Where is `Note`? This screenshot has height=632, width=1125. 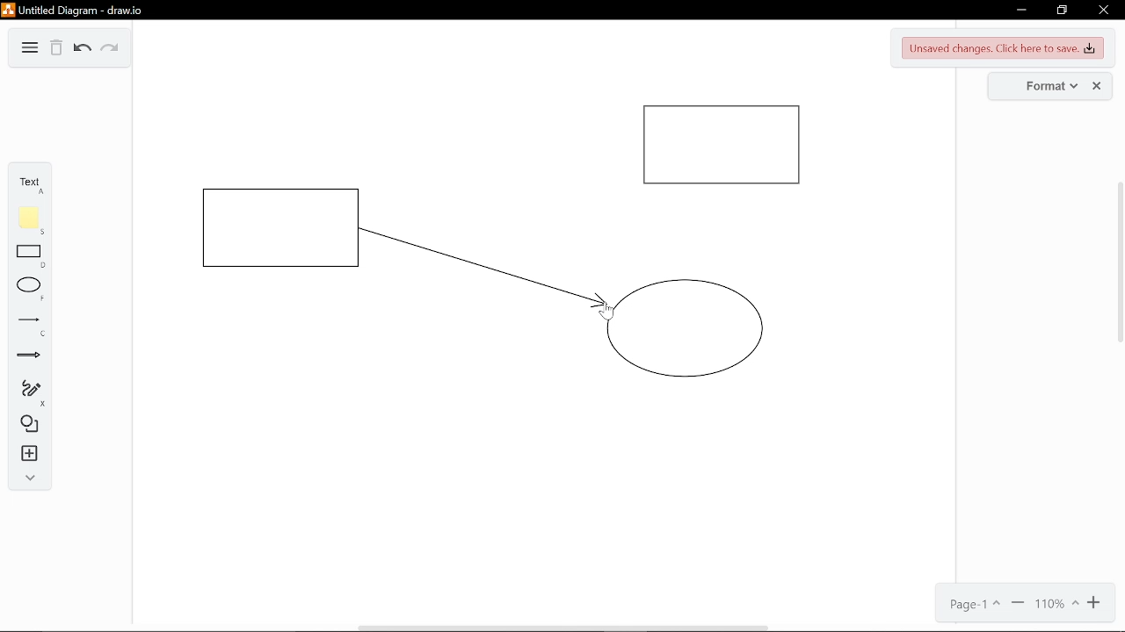
Note is located at coordinates (30, 220).